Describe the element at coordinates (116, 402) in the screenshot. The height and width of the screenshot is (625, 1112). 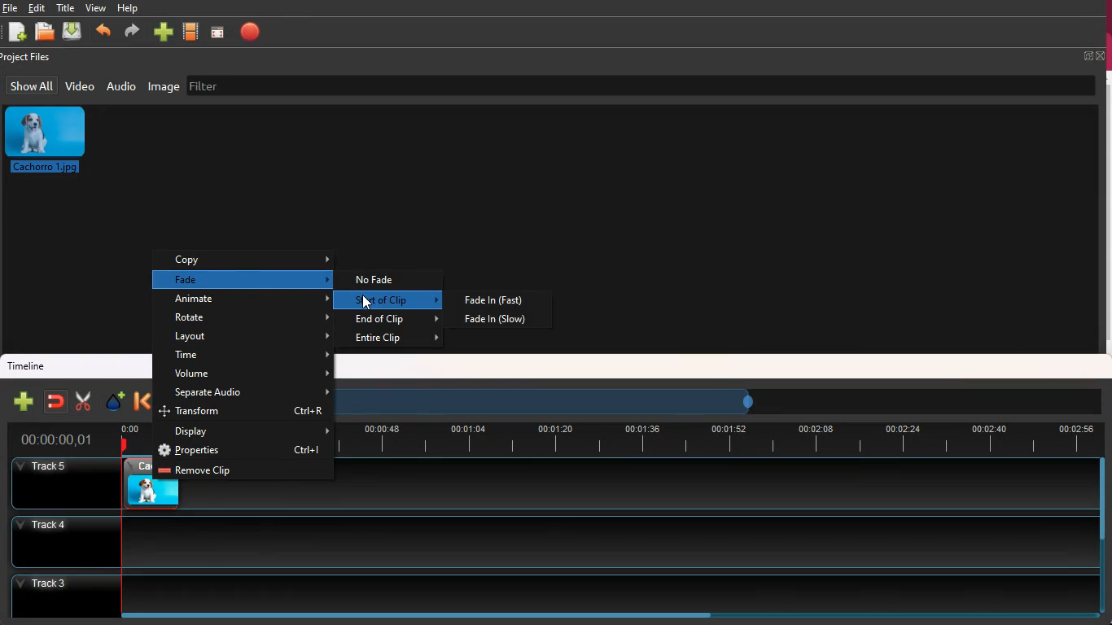
I see `effect` at that location.